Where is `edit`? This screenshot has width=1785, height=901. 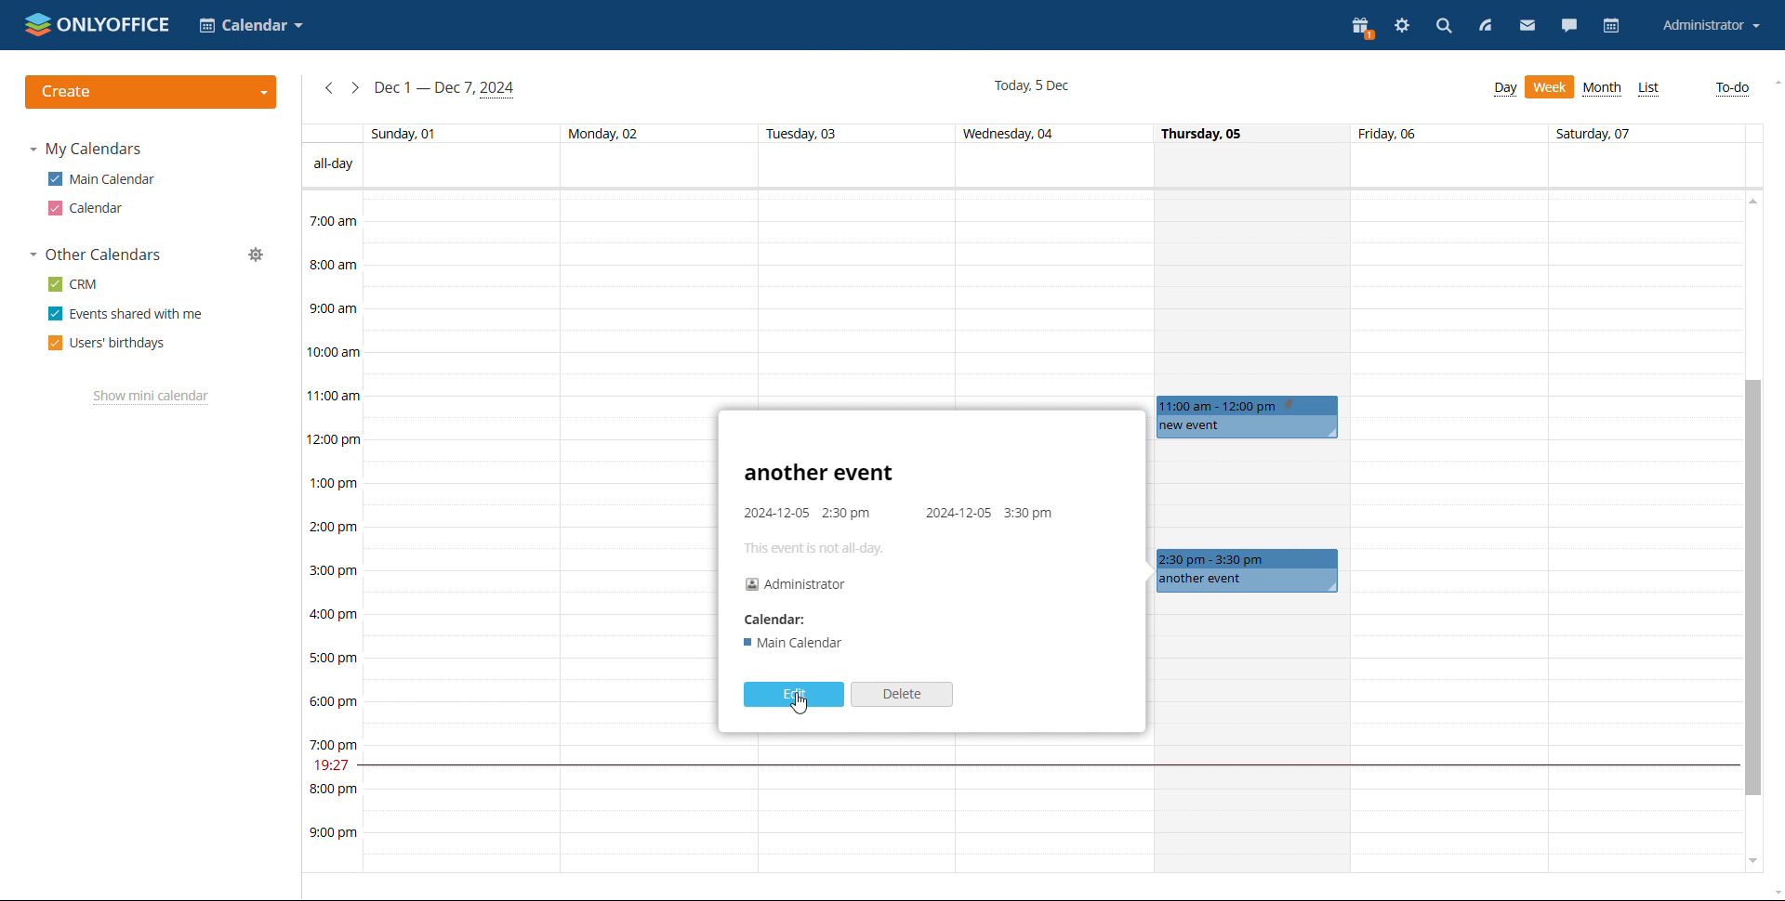
edit is located at coordinates (794, 695).